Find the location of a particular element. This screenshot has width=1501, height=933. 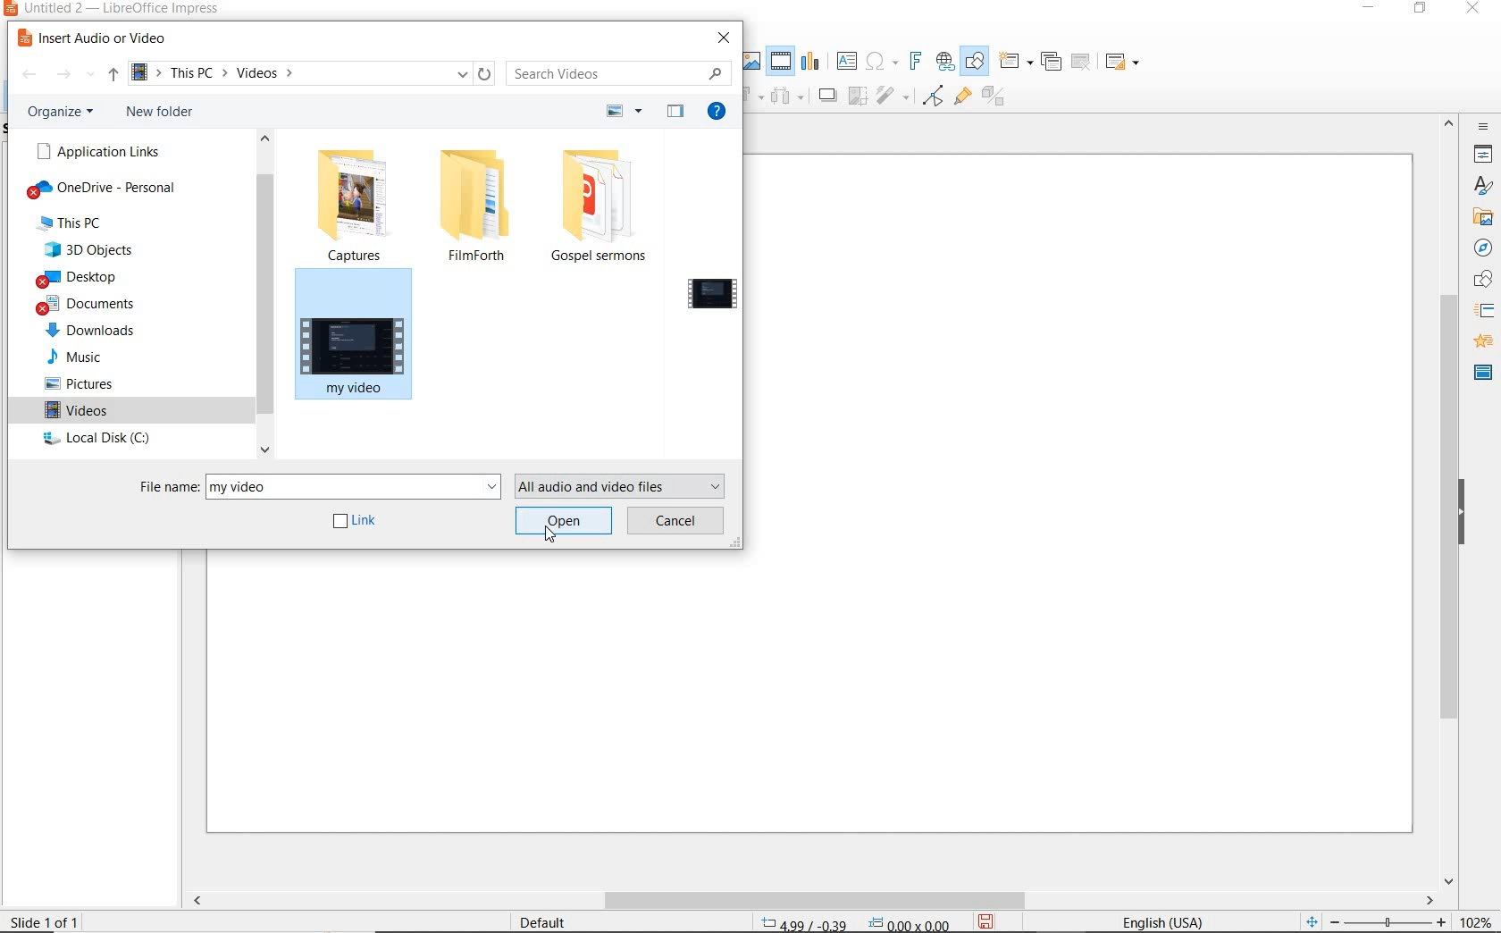

SLIDE LAYOUT is located at coordinates (1122, 62).